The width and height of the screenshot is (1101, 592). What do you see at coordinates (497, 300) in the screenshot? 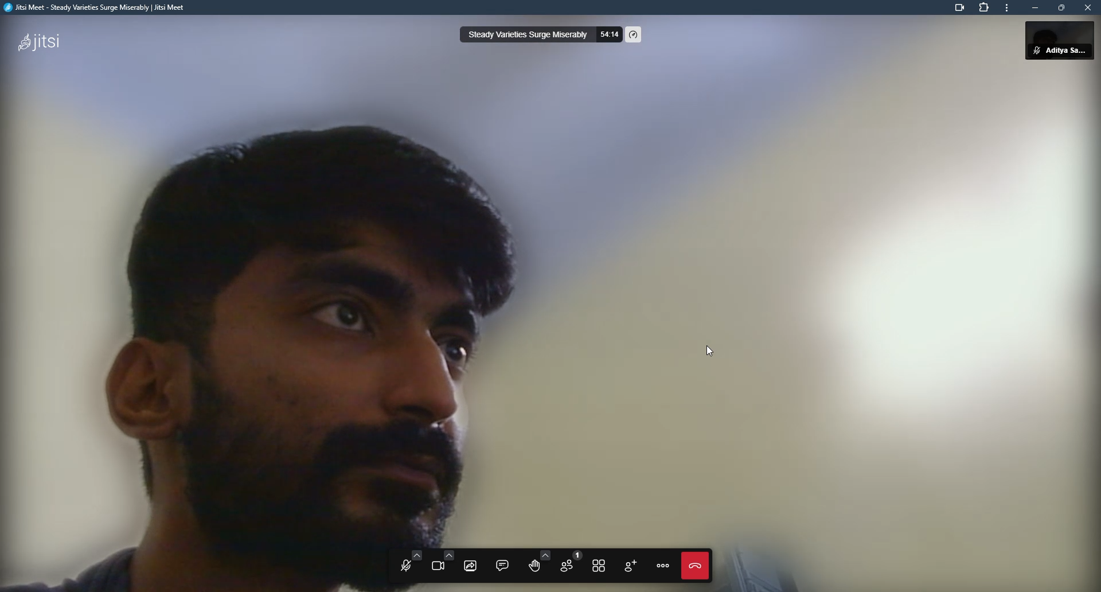
I see `video blurred` at bounding box center [497, 300].